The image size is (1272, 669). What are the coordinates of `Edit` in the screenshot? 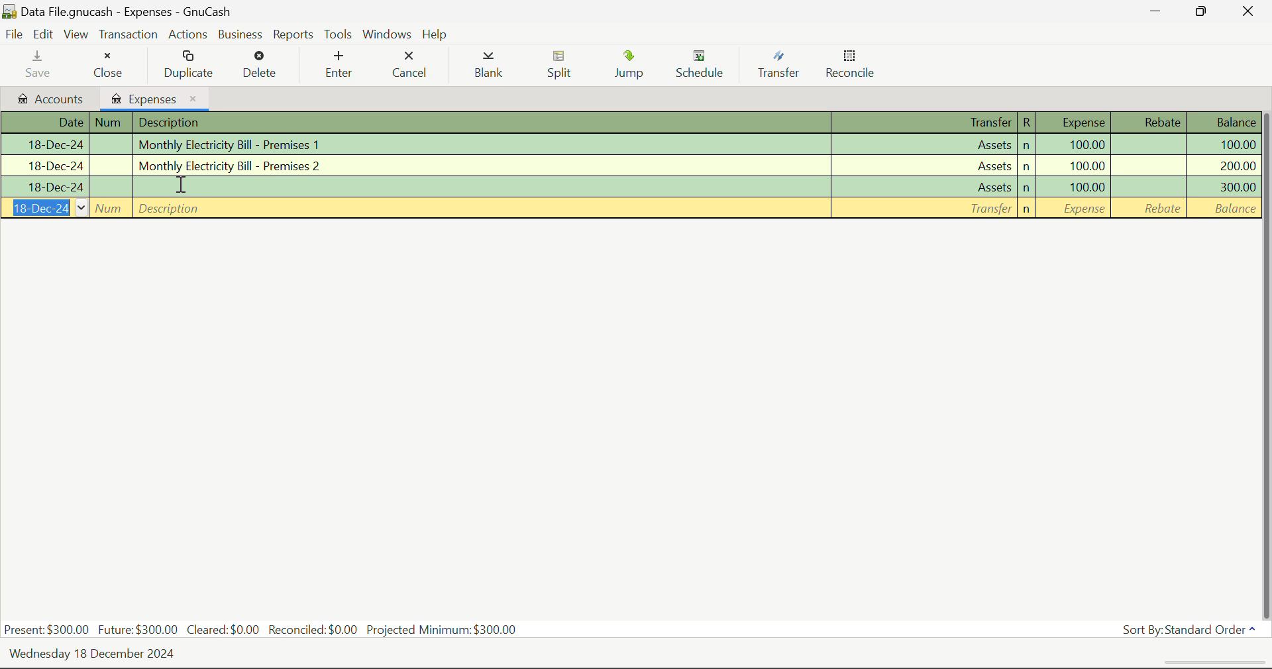 It's located at (45, 35).